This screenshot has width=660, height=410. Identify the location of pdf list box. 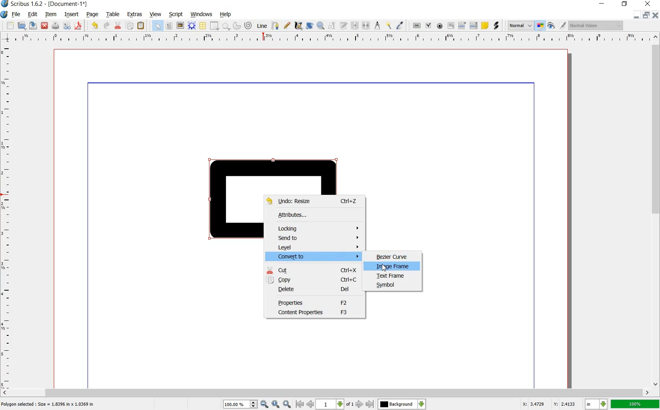
(474, 26).